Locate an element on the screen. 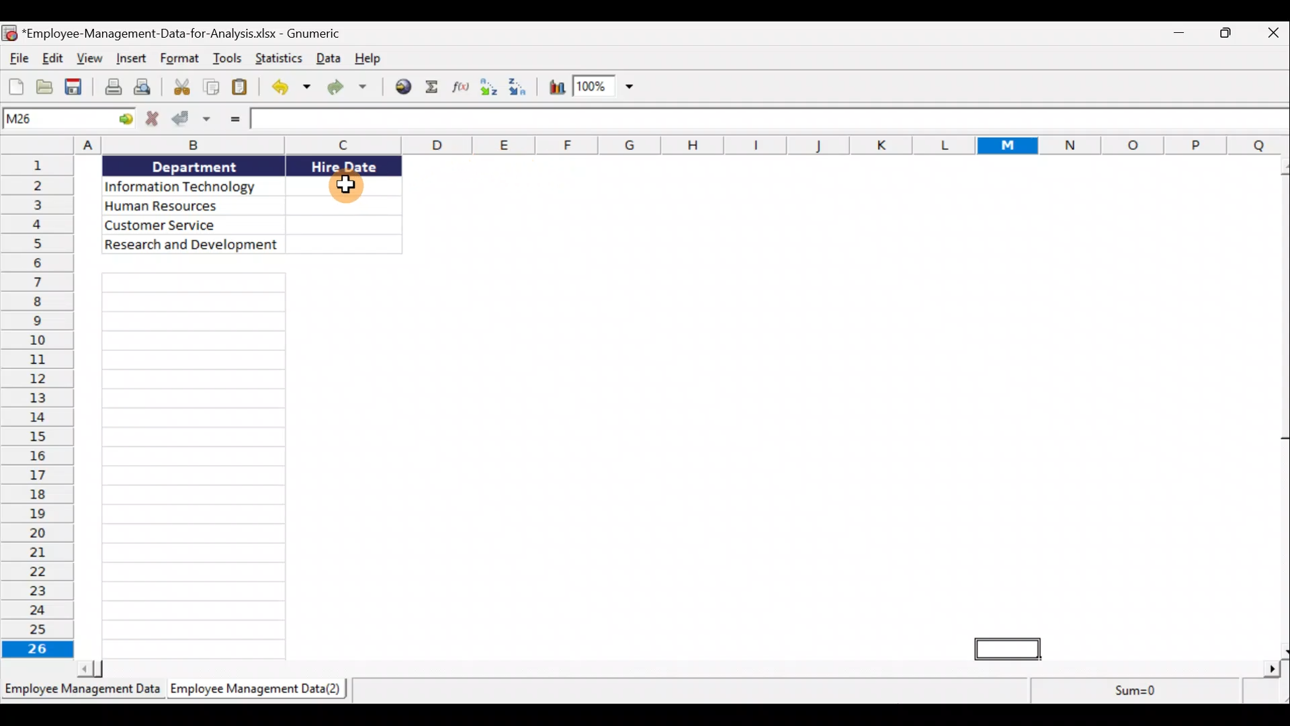 The image size is (1290, 726). Redo undone action is located at coordinates (353, 90).